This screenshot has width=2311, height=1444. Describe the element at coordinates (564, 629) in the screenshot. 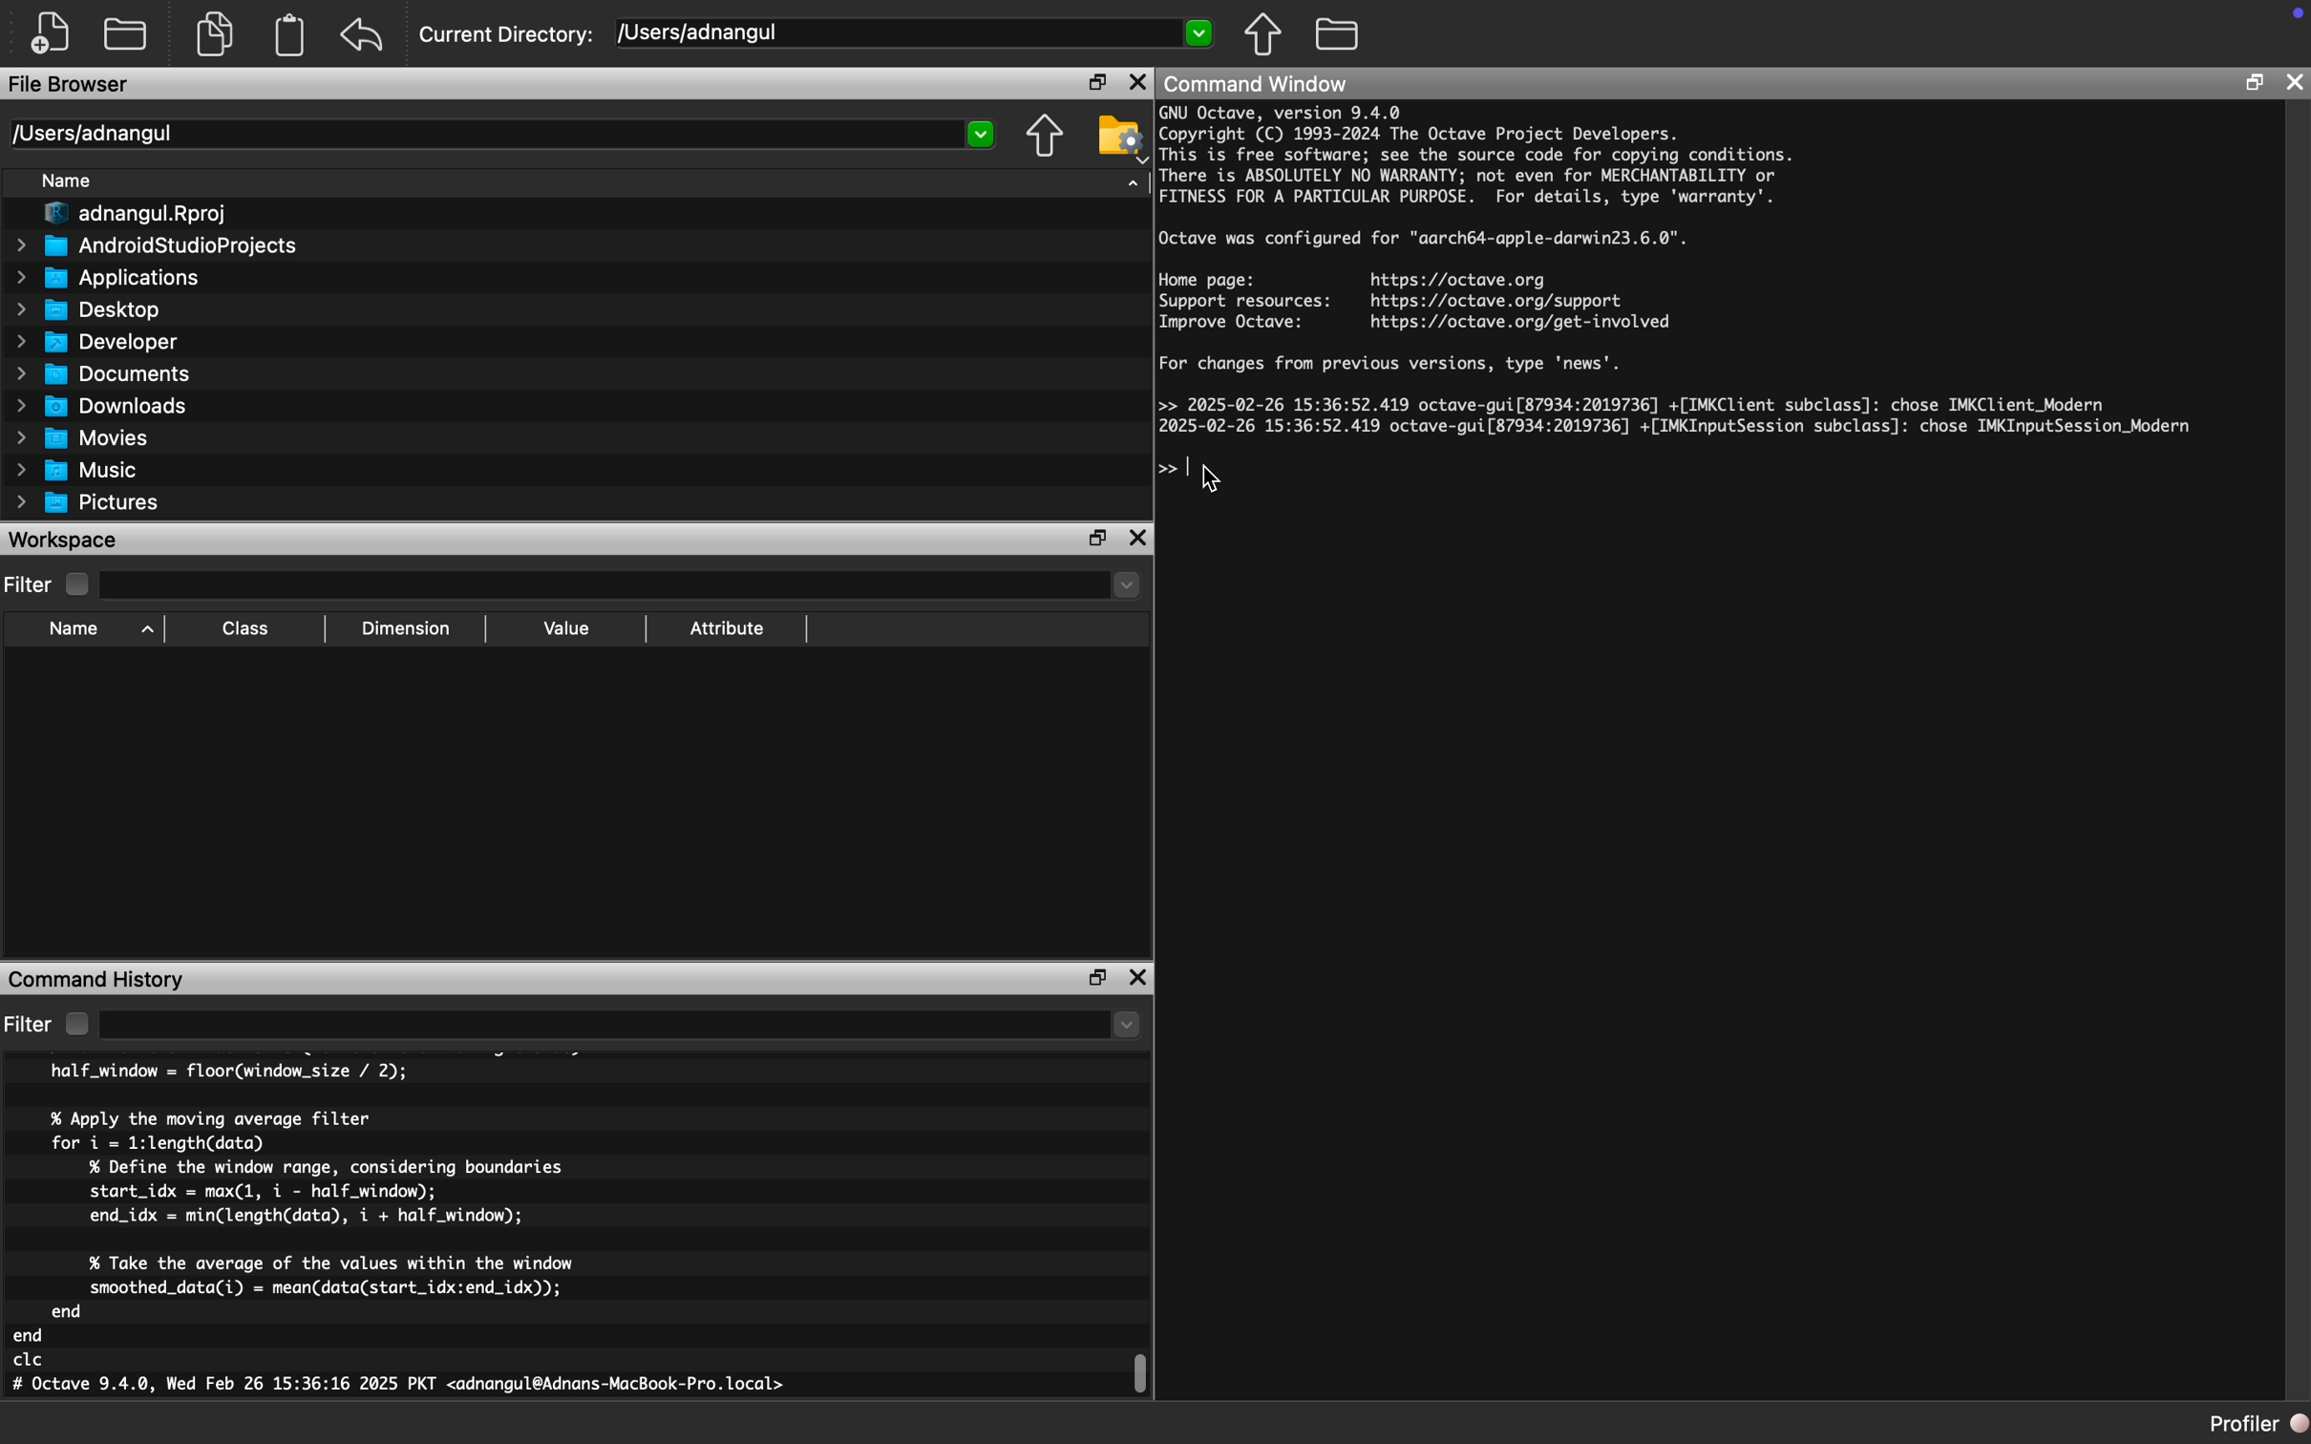

I see `Value` at that location.